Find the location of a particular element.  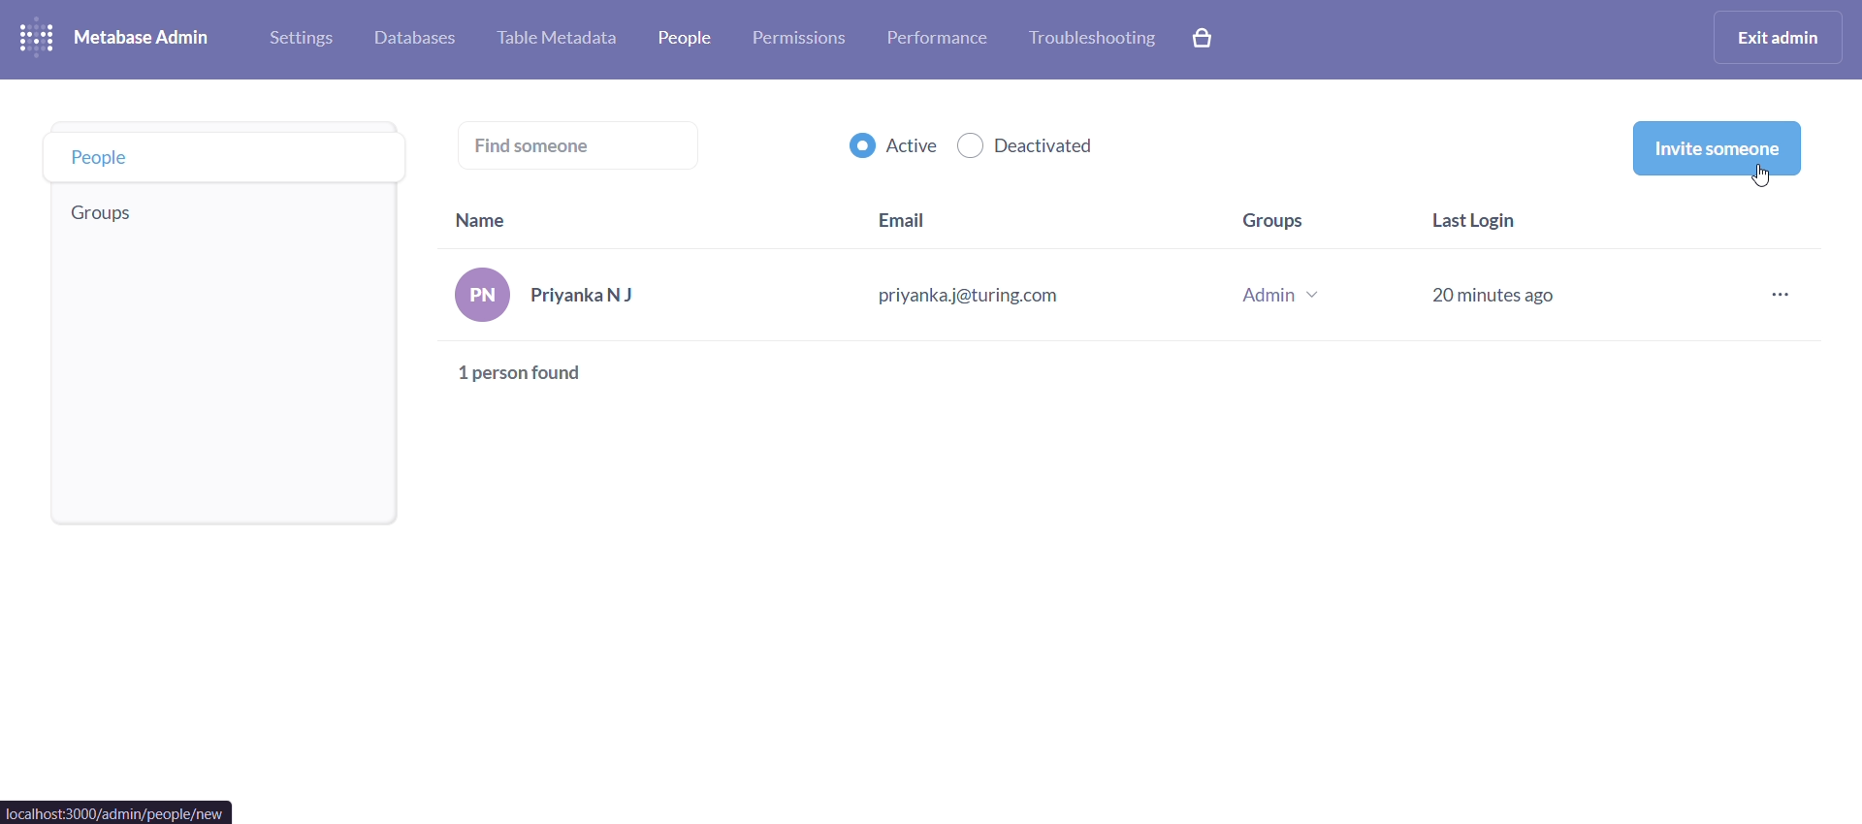

troubleshooting is located at coordinates (1090, 39).